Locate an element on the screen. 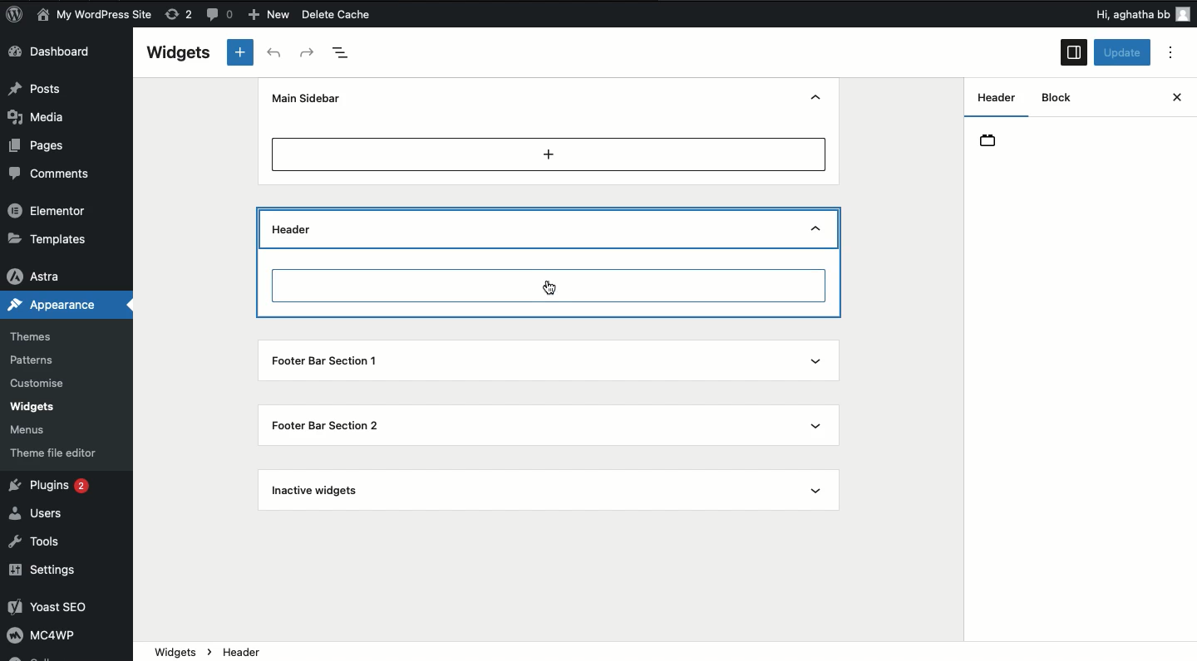  Widgets is located at coordinates (33, 407).